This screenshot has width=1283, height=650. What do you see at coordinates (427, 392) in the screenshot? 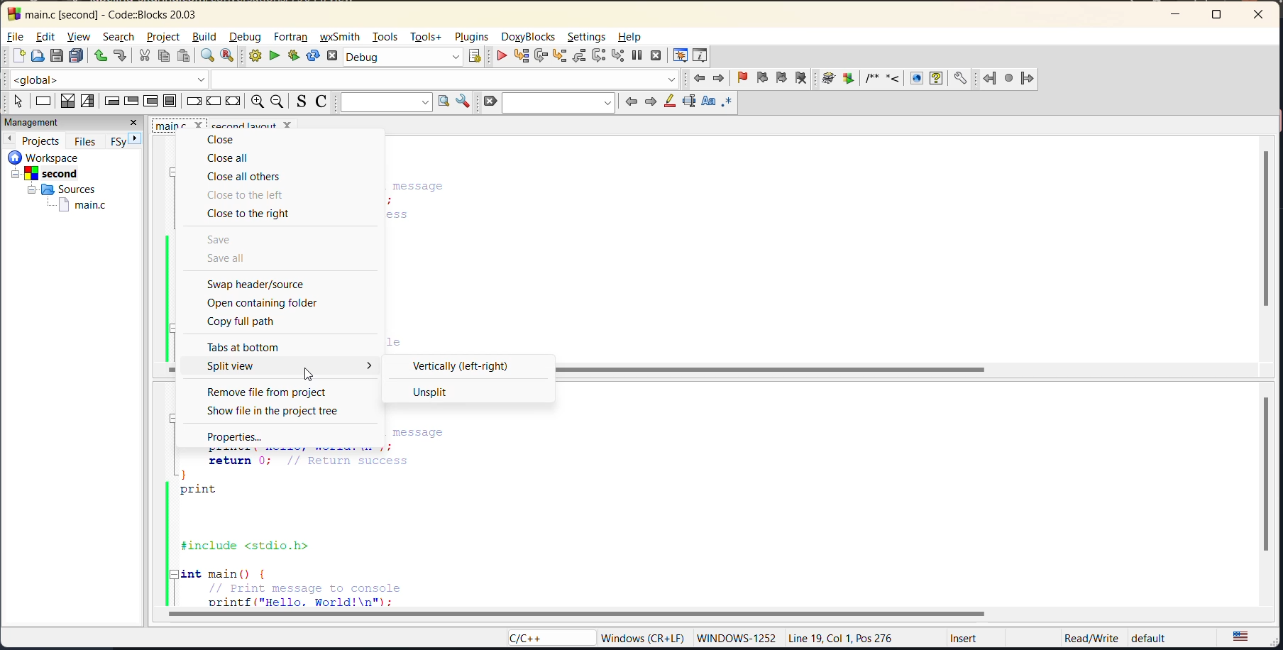
I see `unsplit` at bounding box center [427, 392].